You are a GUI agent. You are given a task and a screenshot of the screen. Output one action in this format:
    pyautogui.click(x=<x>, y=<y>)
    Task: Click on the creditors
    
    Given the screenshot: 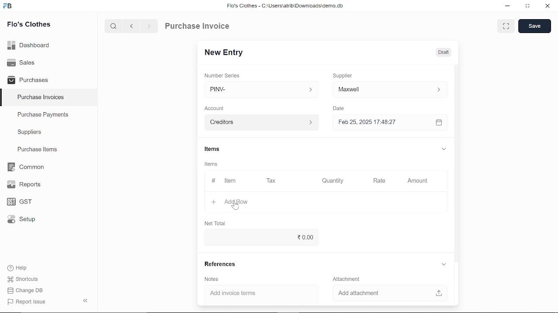 What is the action you would take?
    pyautogui.click(x=260, y=122)
    